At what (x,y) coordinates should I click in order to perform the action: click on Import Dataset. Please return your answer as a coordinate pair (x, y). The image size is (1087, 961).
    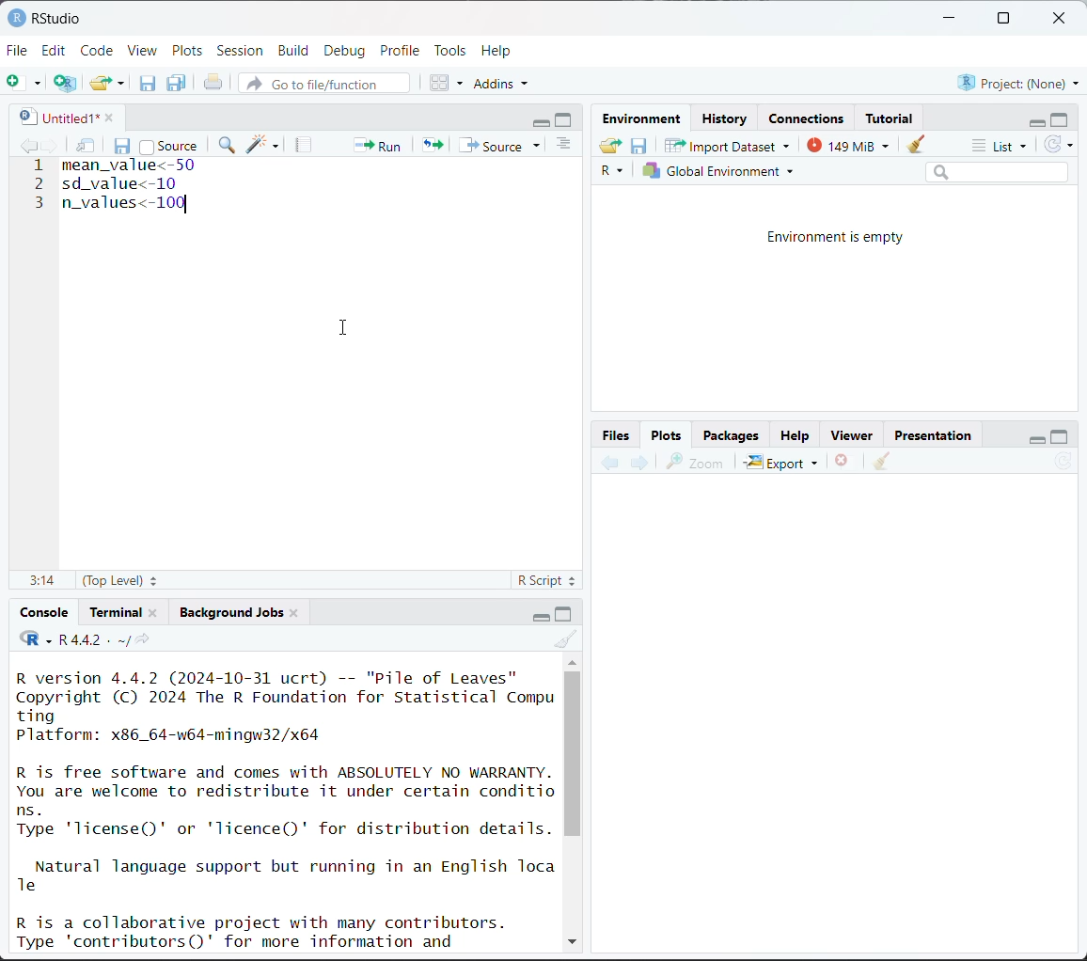
    Looking at the image, I should click on (728, 145).